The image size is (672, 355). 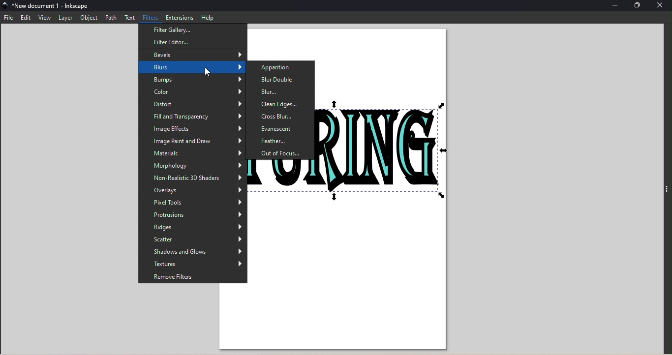 I want to click on Bevels, so click(x=194, y=54).